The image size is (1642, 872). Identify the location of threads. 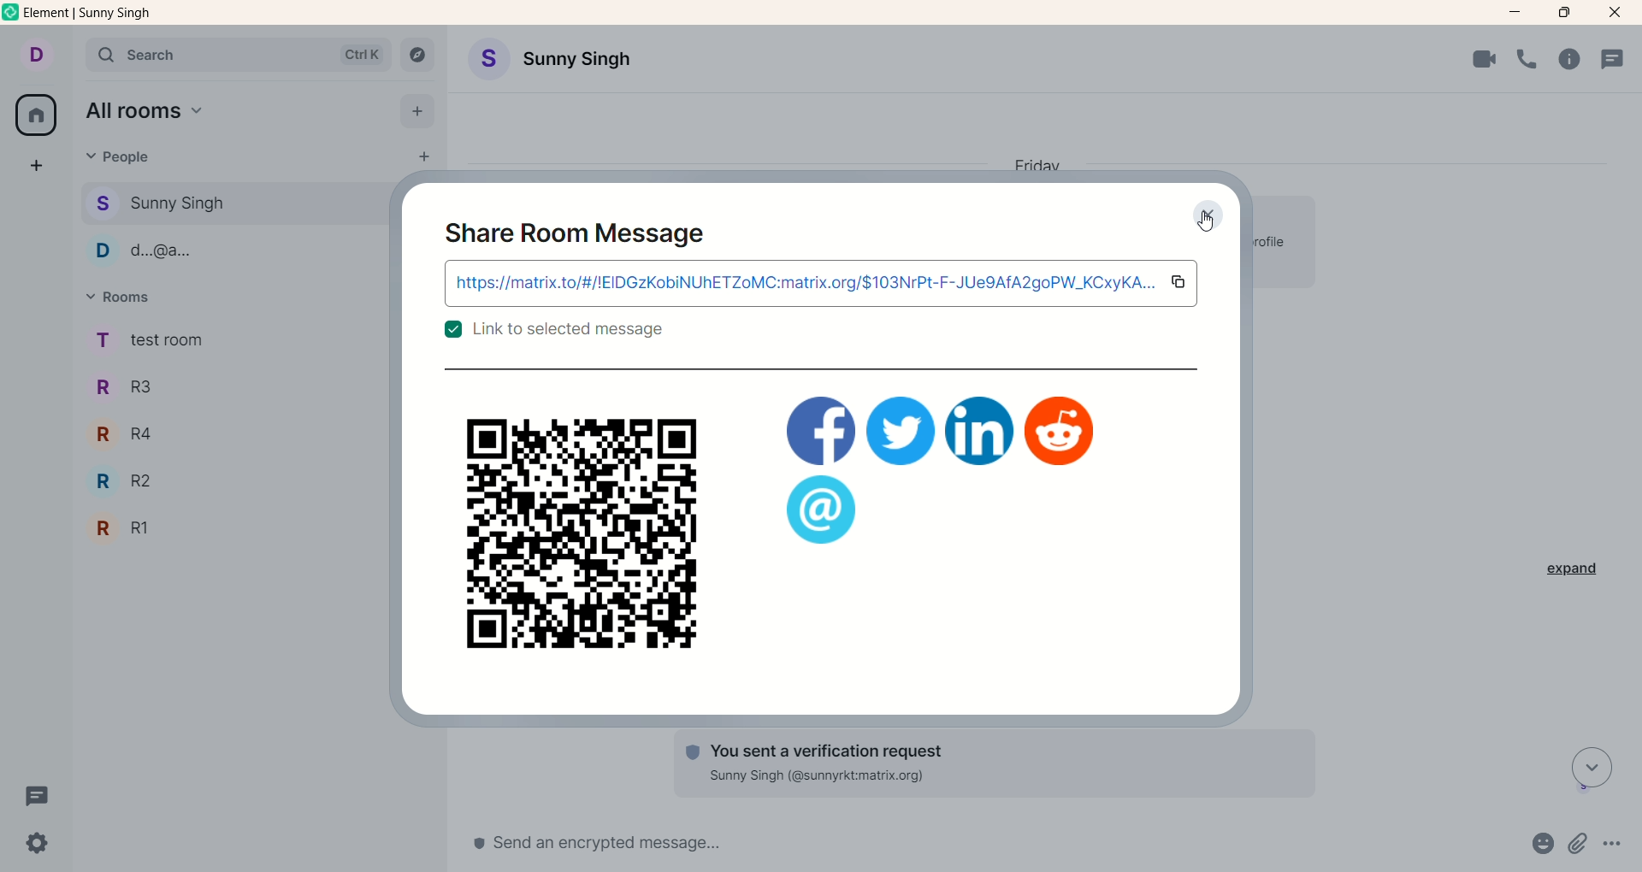
(1620, 58).